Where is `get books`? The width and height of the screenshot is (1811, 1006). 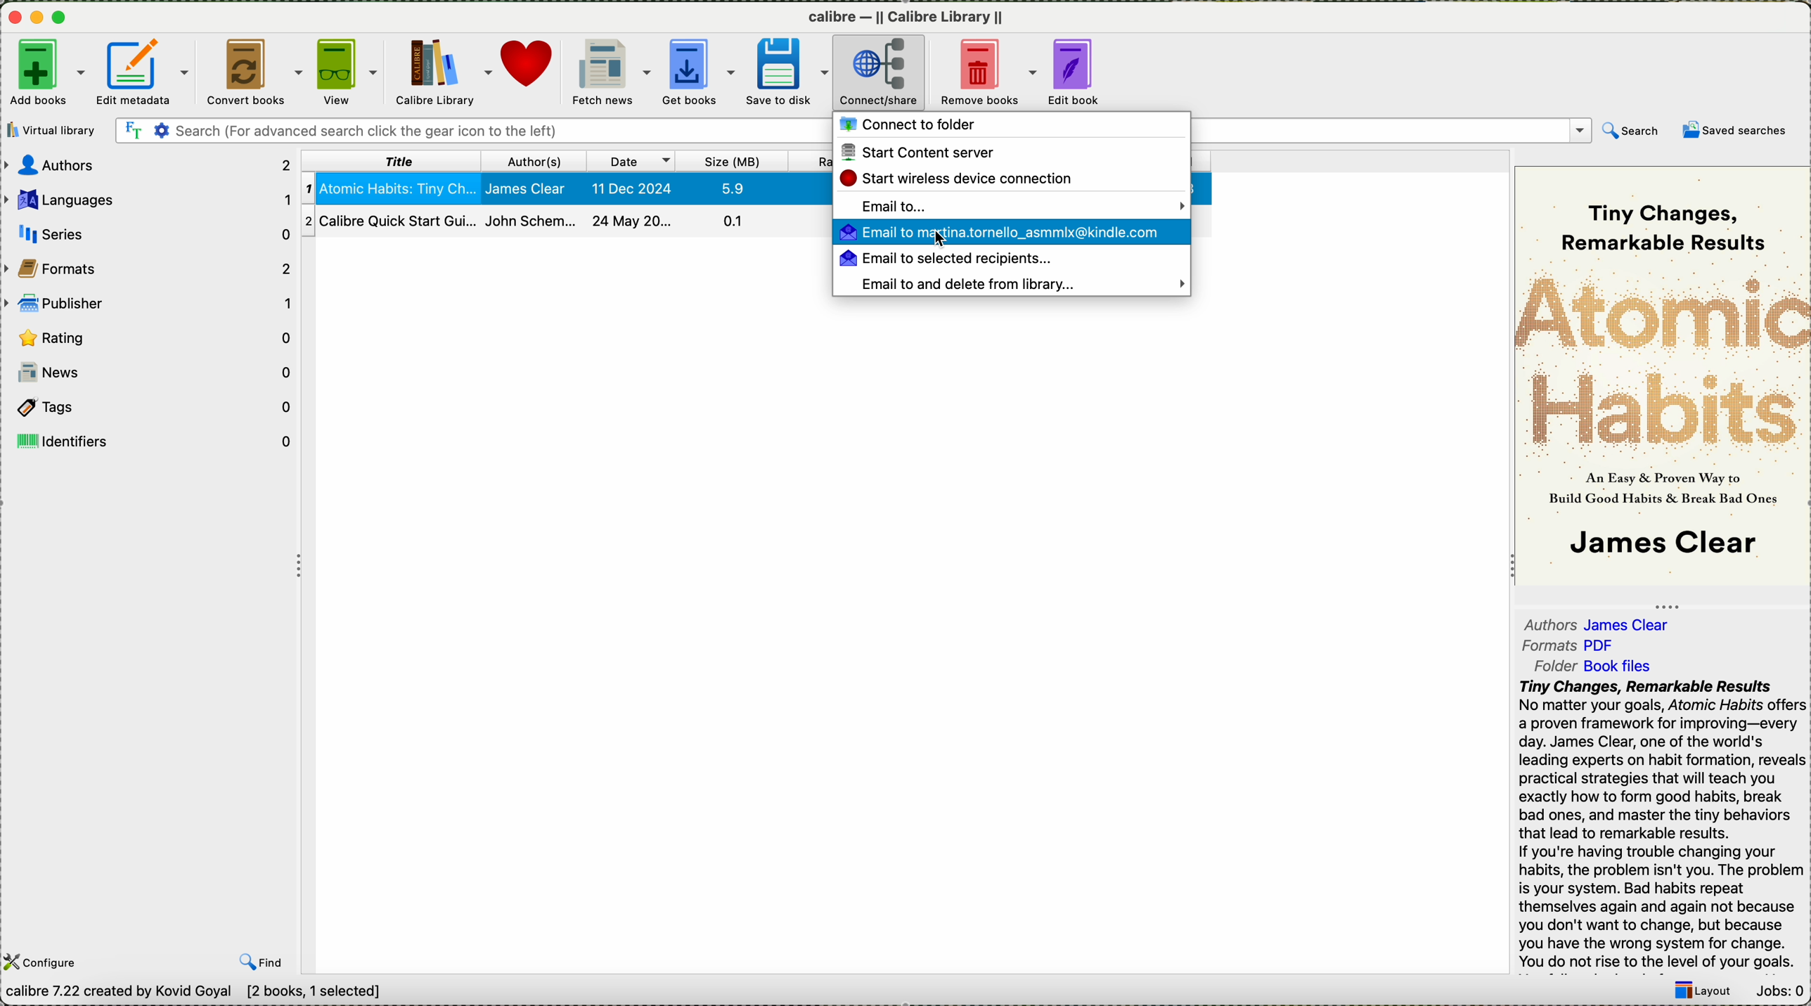
get books is located at coordinates (702, 73).